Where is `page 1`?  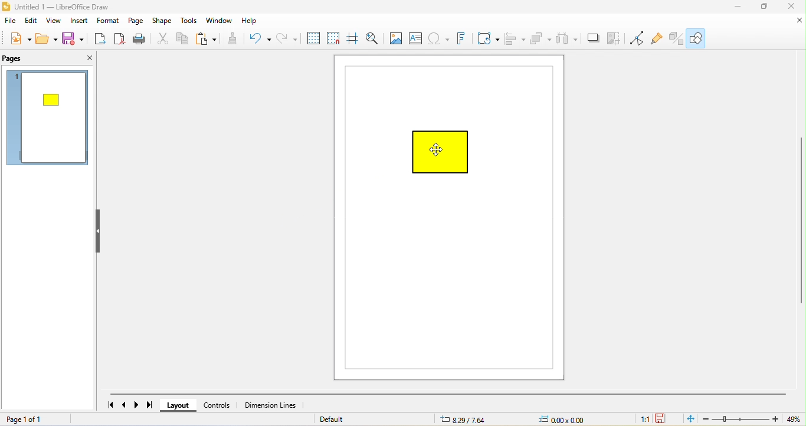
page 1 is located at coordinates (48, 120).